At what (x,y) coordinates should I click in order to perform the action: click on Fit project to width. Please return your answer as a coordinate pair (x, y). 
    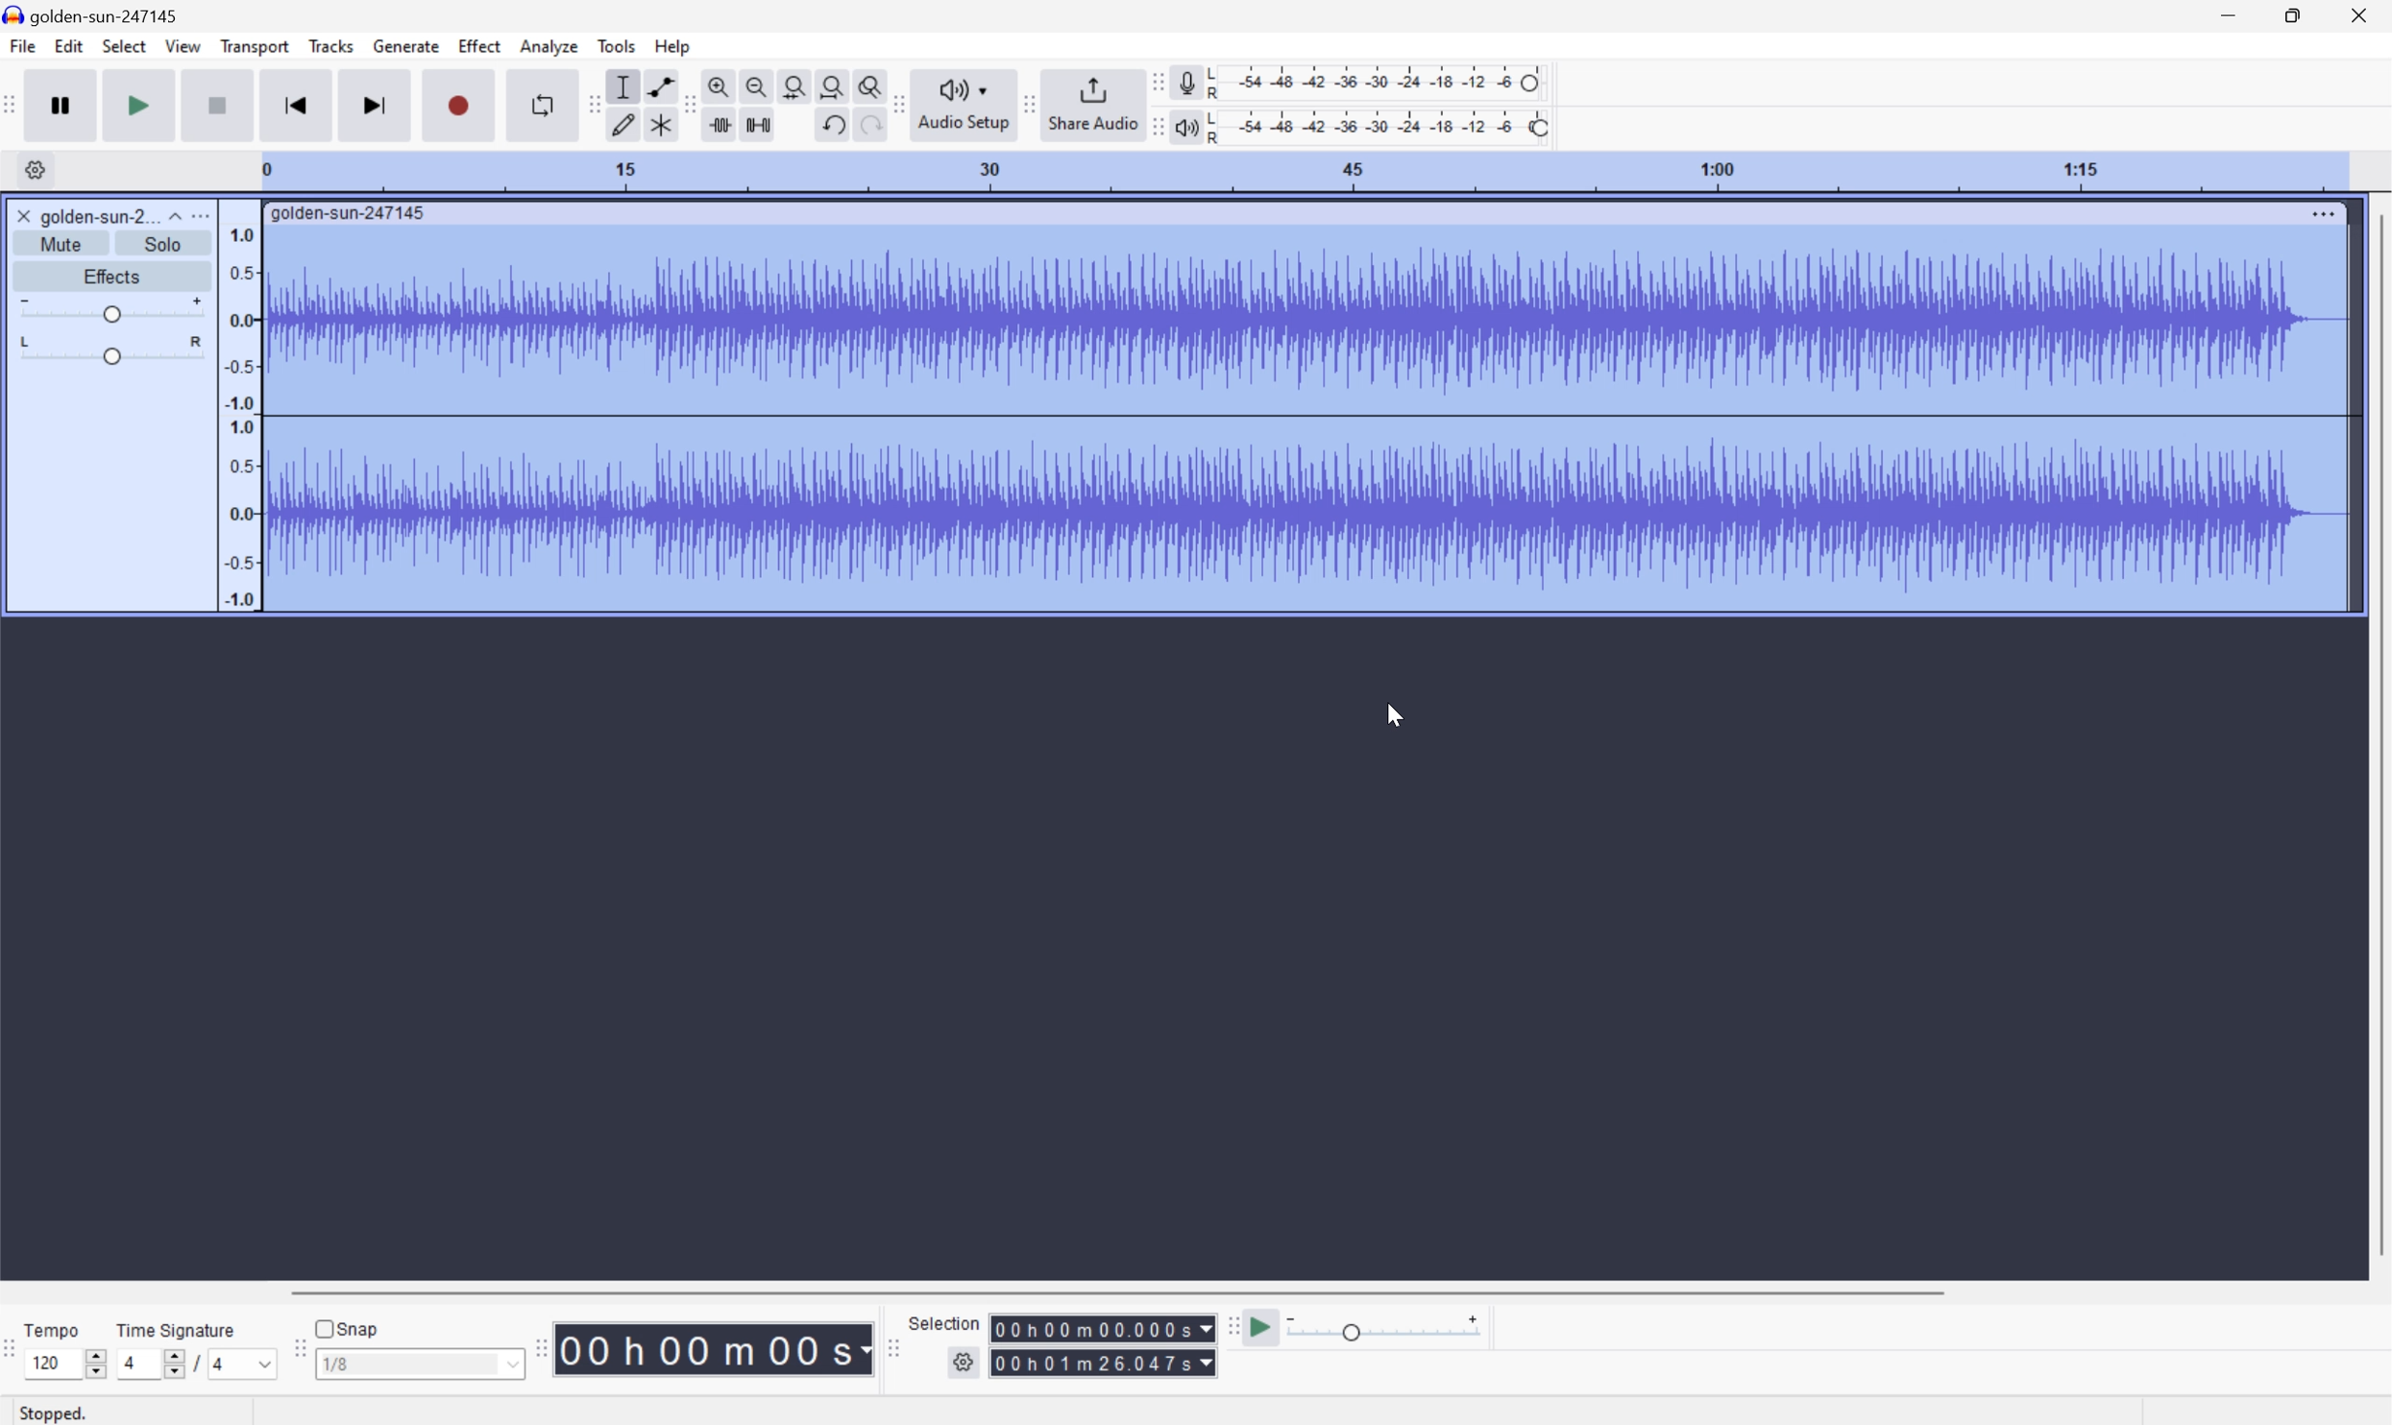
    Looking at the image, I should click on (833, 86).